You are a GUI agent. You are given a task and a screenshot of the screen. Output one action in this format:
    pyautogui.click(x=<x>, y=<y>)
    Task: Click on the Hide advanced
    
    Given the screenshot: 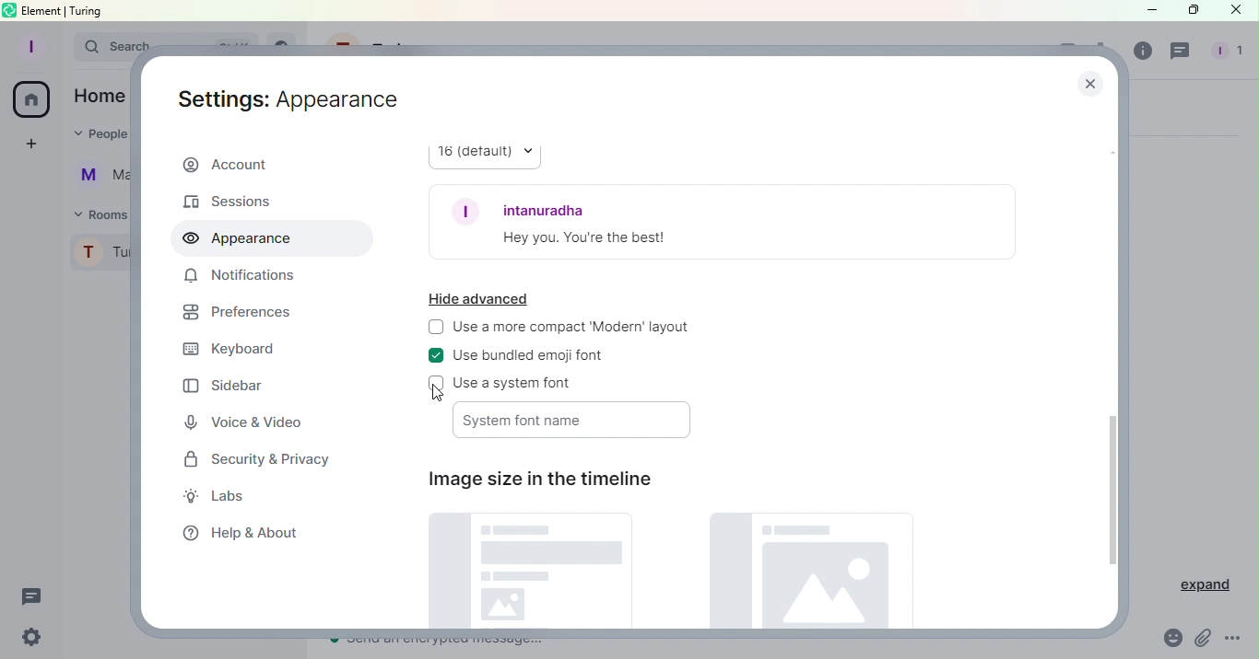 What is the action you would take?
    pyautogui.click(x=481, y=295)
    